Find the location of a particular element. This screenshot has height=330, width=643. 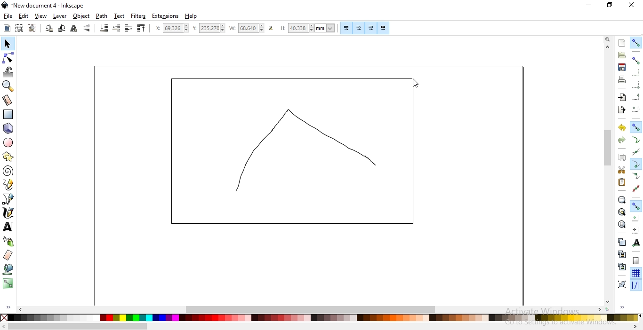

snap midpoints of line segments is located at coordinates (636, 188).